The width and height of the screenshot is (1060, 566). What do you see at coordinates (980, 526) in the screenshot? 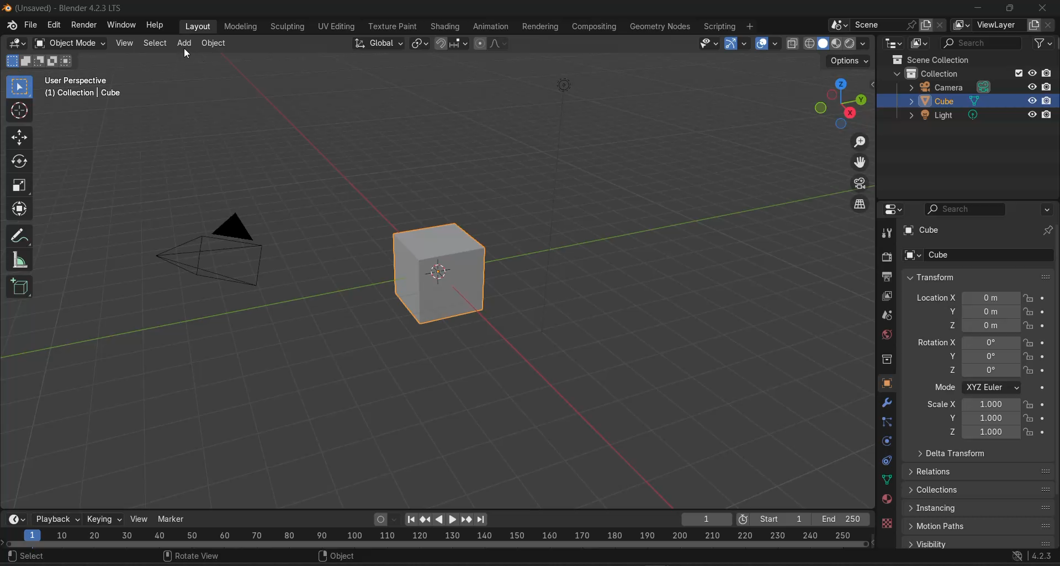
I see `motion paths` at bounding box center [980, 526].